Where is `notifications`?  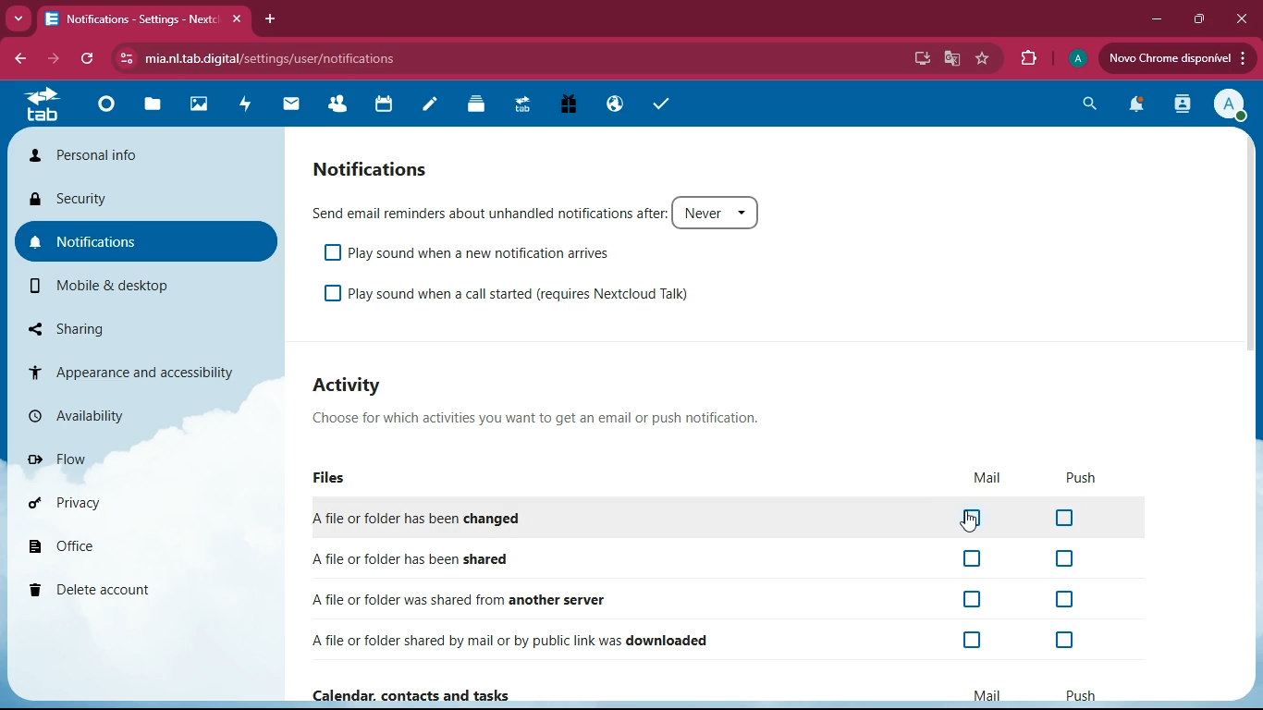 notifications is located at coordinates (397, 169).